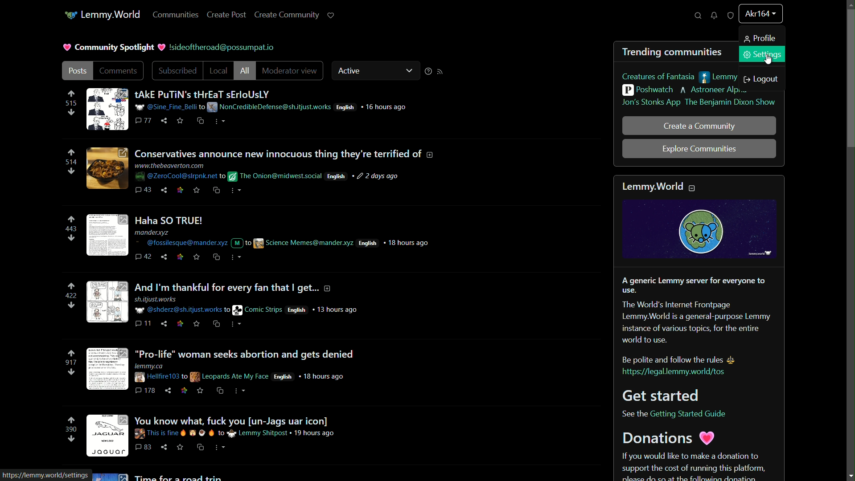  Describe the element at coordinates (698, 328) in the screenshot. I see `about lemmy.world` at that location.